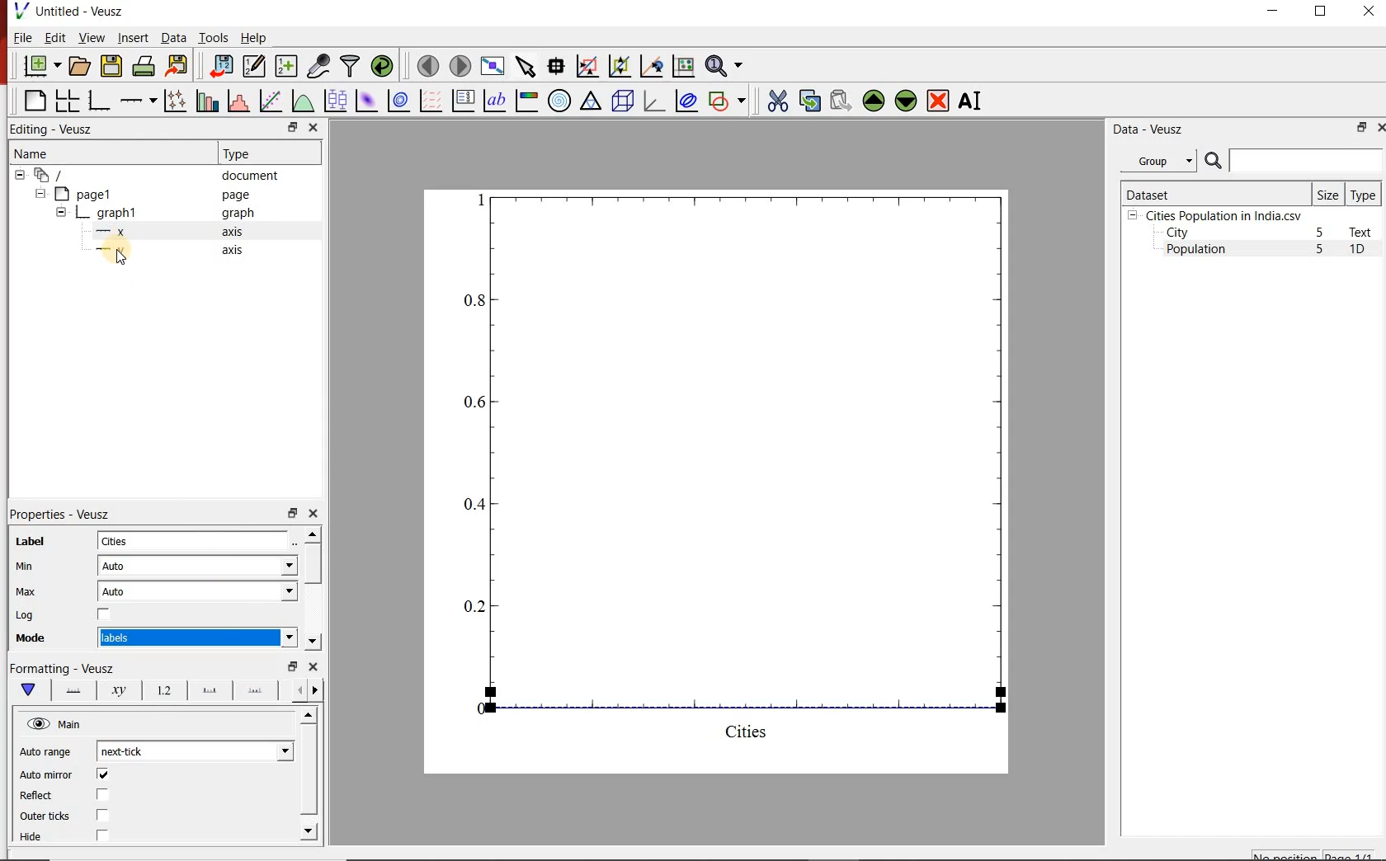 Image resolution: width=1386 pixels, height=861 pixels. What do you see at coordinates (1365, 194) in the screenshot?
I see `Type` at bounding box center [1365, 194].